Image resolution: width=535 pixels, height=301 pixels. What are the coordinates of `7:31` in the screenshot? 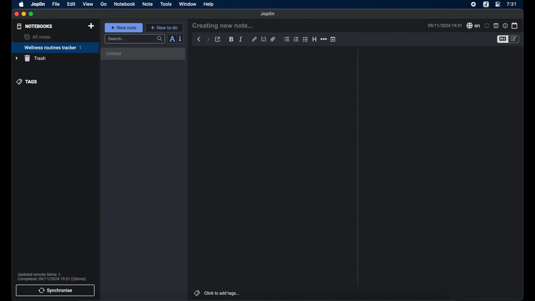 It's located at (511, 4).